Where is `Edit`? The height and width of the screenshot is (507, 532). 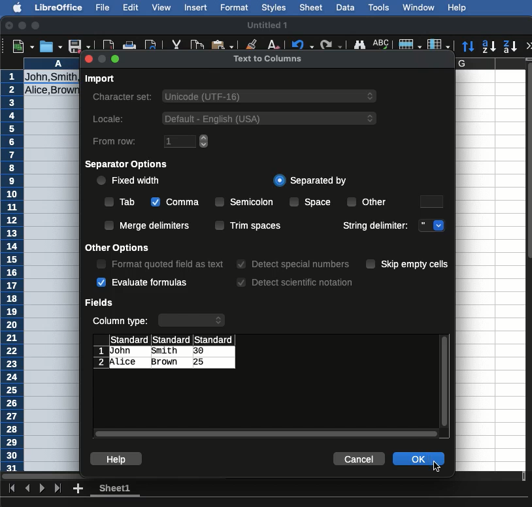
Edit is located at coordinates (131, 7).